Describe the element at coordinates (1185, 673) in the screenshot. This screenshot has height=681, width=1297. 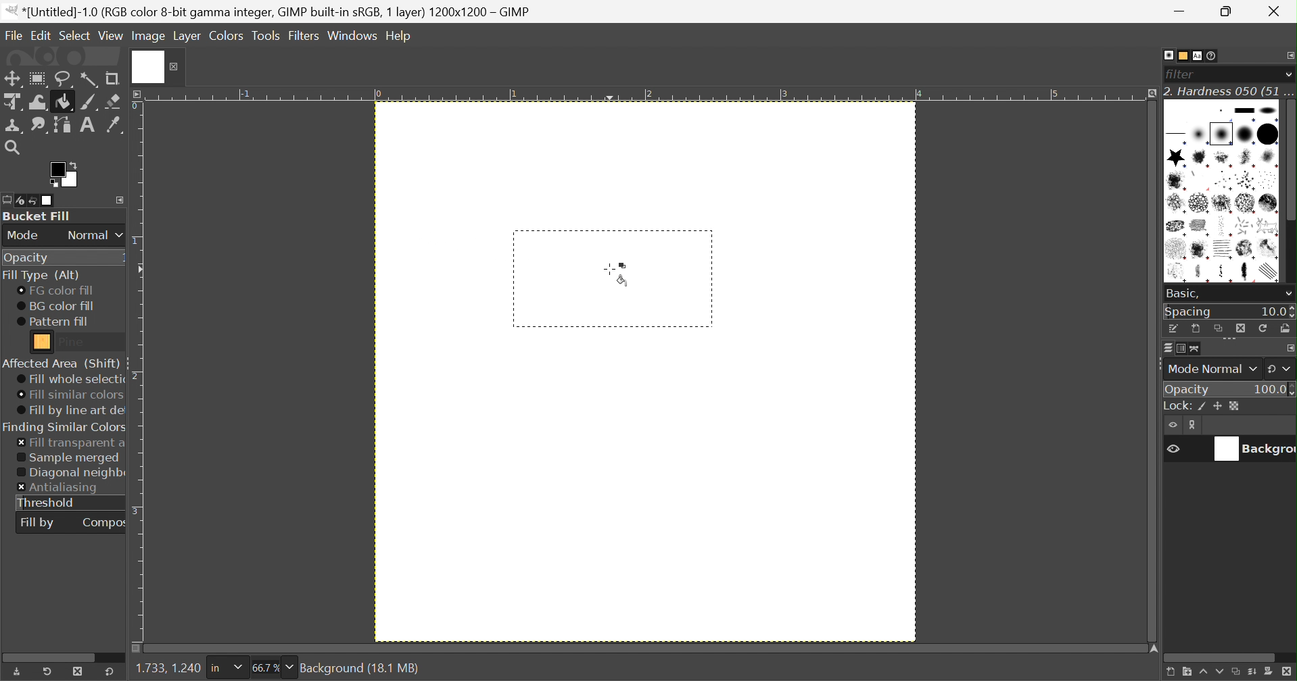
I see `Create a new layer group and add it to the image` at that location.